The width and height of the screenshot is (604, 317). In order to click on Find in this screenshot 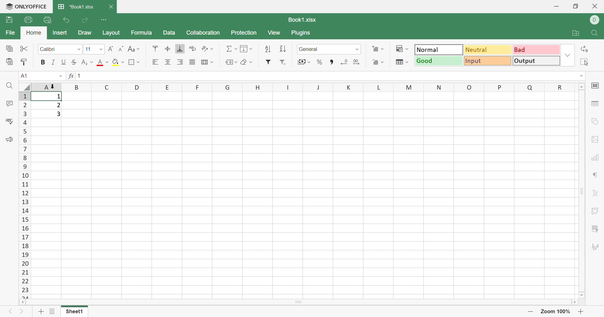, I will do `click(9, 86)`.